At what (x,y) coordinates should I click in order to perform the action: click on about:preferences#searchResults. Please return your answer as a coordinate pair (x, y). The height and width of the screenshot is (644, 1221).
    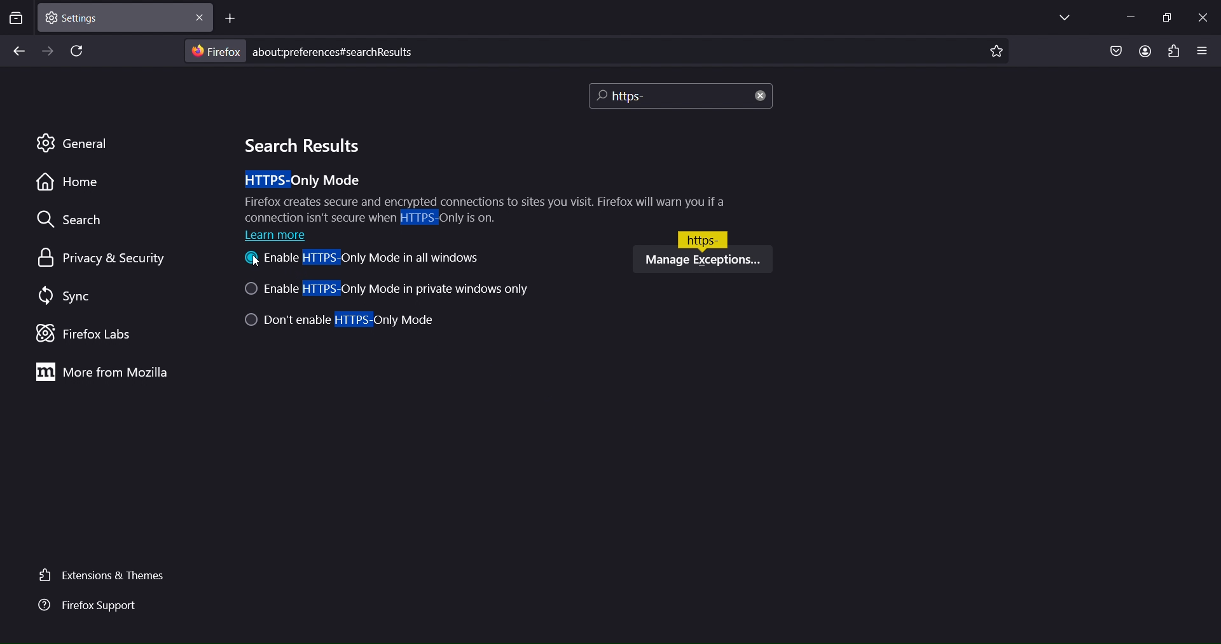
    Looking at the image, I should click on (349, 51).